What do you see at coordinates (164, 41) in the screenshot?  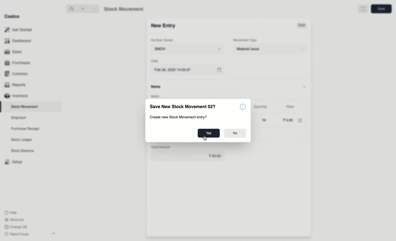 I see `Number Series` at bounding box center [164, 41].